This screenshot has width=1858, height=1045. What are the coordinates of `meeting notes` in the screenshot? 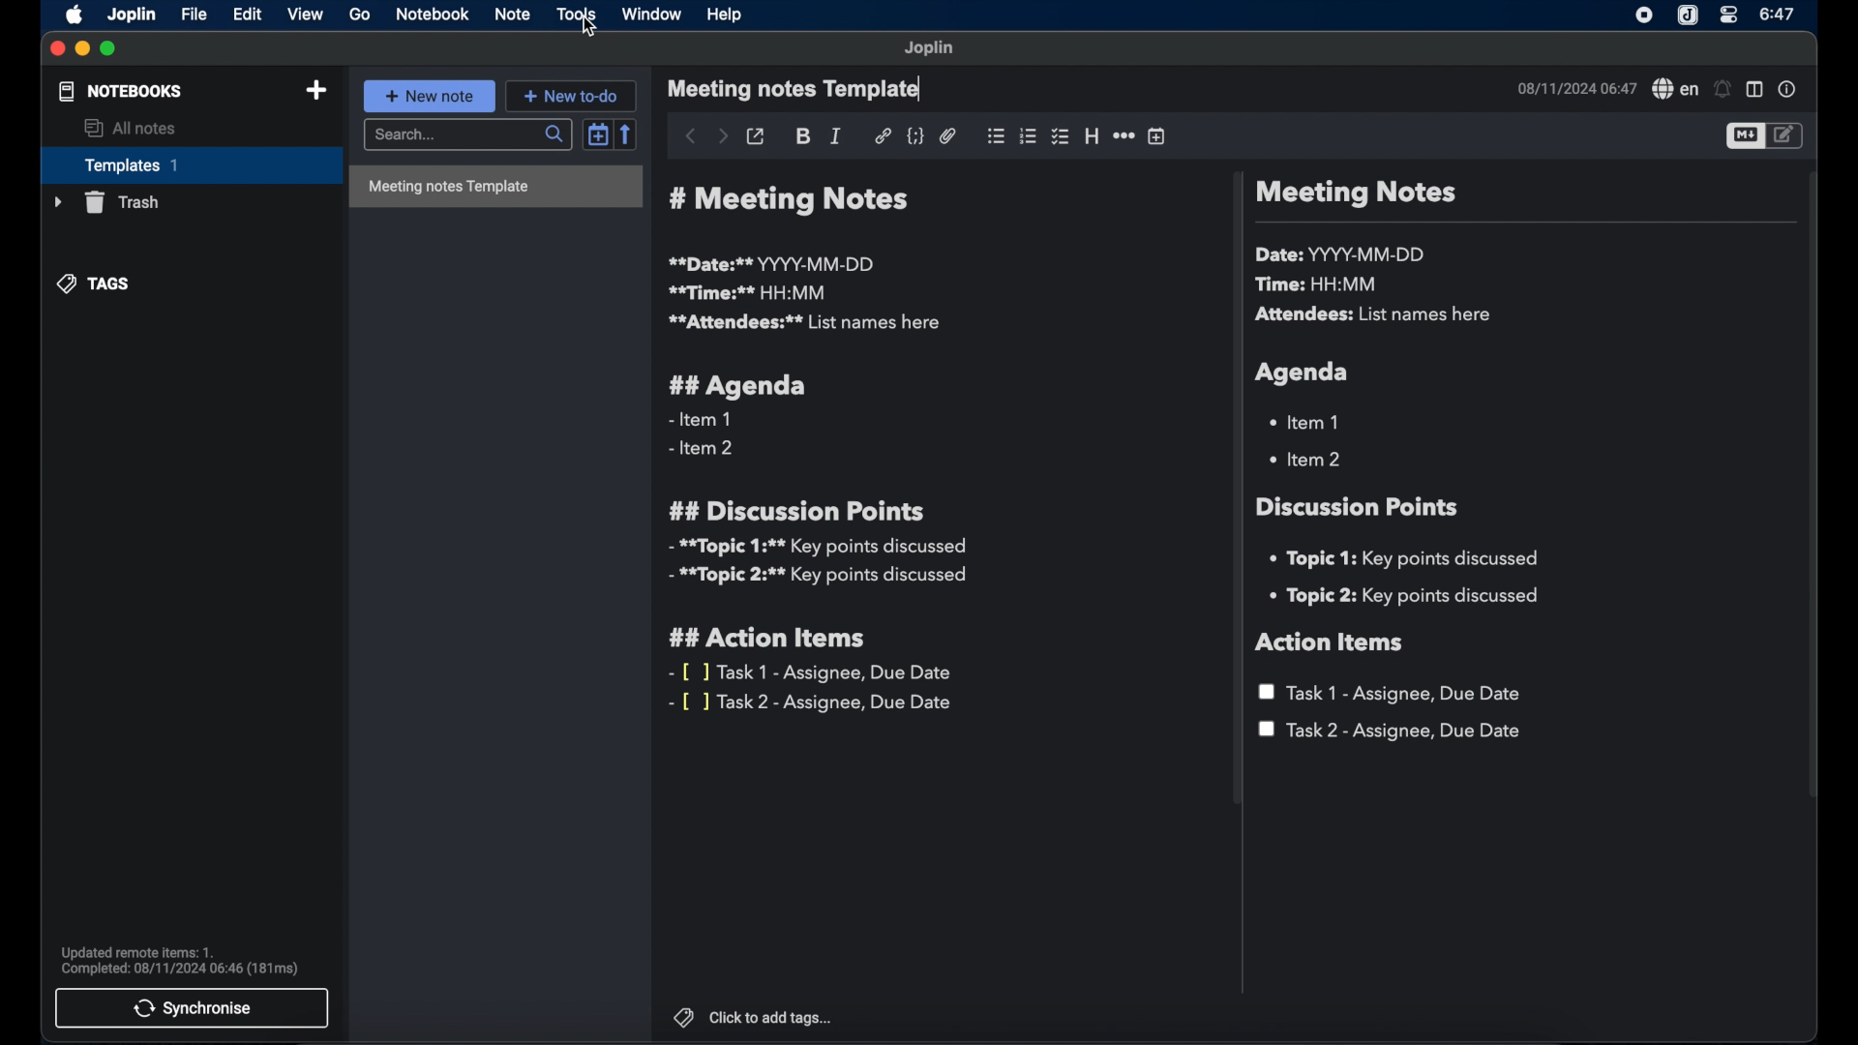 It's located at (1355, 194).